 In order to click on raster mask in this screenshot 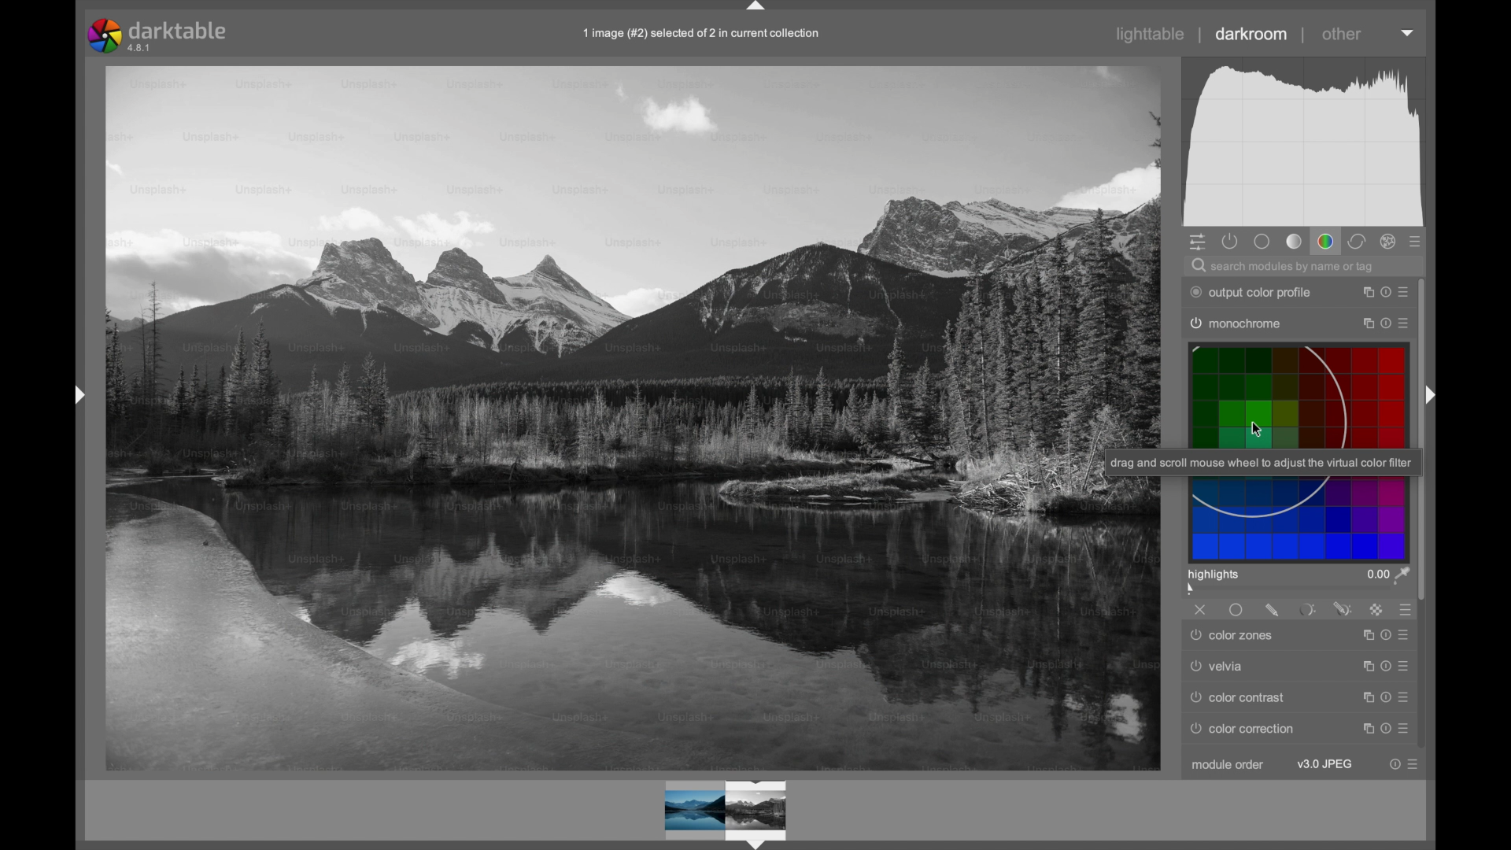, I will do `click(1376, 609)`.